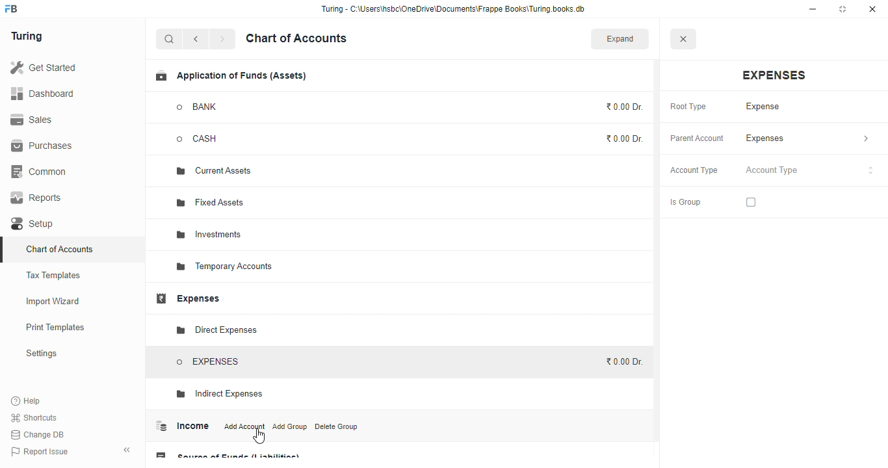 This screenshot has width=888, height=468. What do you see at coordinates (259, 436) in the screenshot?
I see `cursor` at bounding box center [259, 436].